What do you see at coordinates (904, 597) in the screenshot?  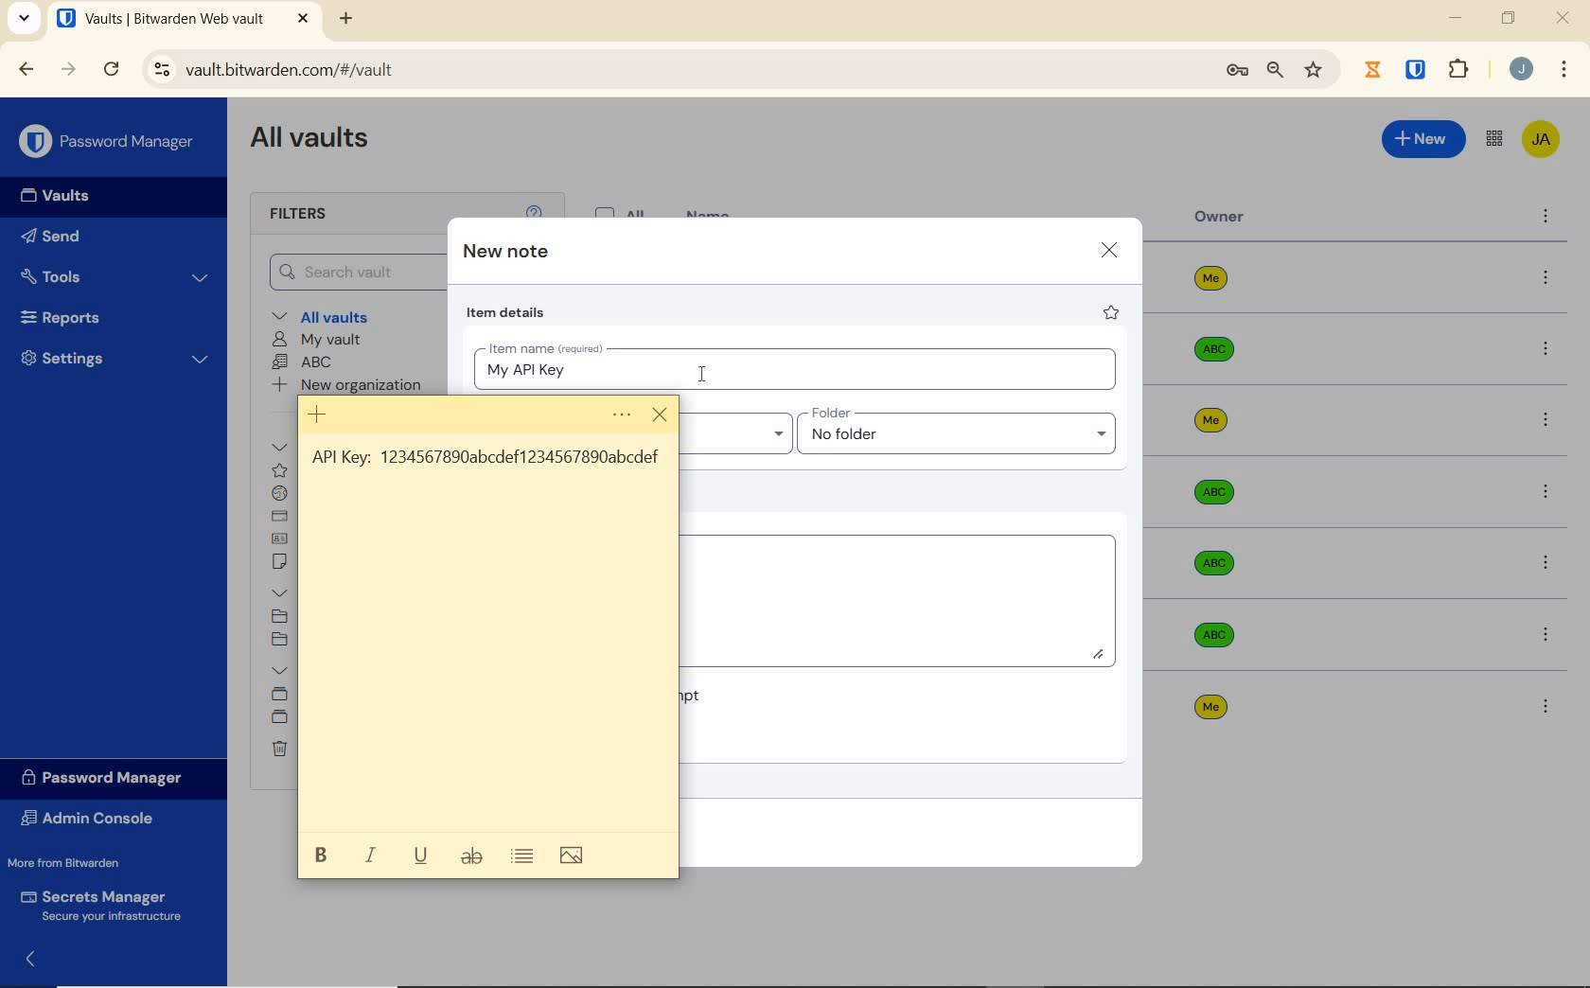 I see `Add Notes` at bounding box center [904, 597].